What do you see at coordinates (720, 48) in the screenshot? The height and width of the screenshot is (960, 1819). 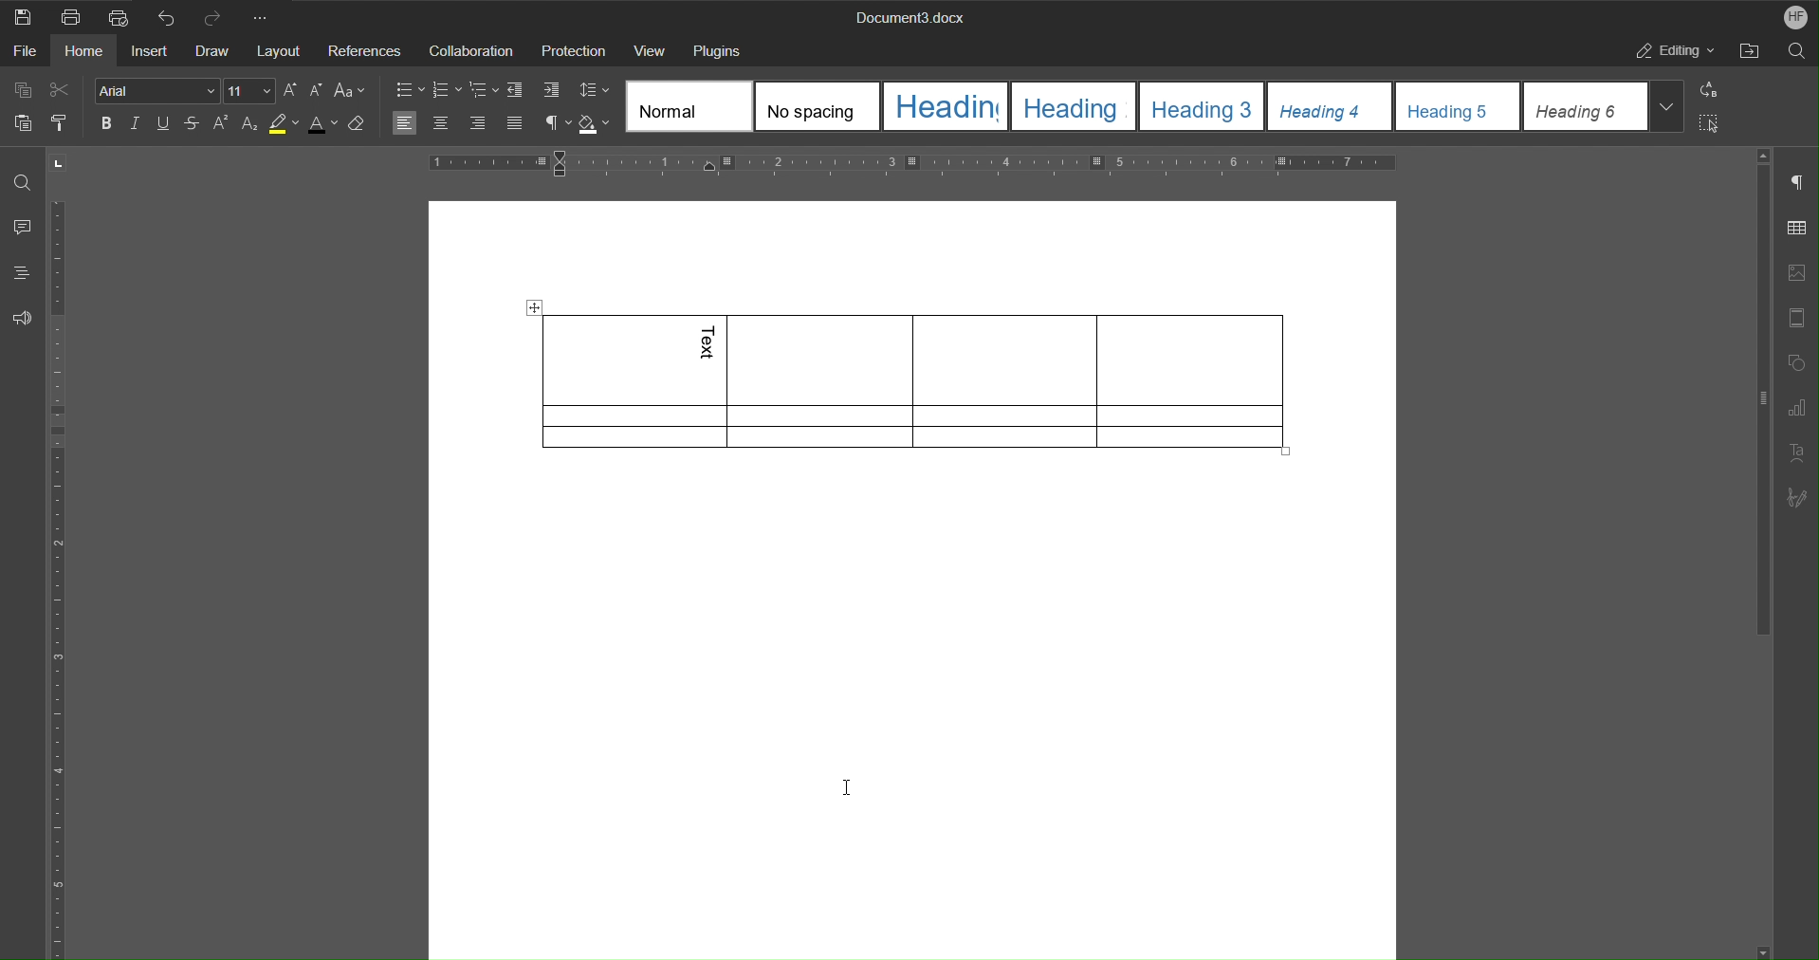 I see `Plugins` at bounding box center [720, 48].